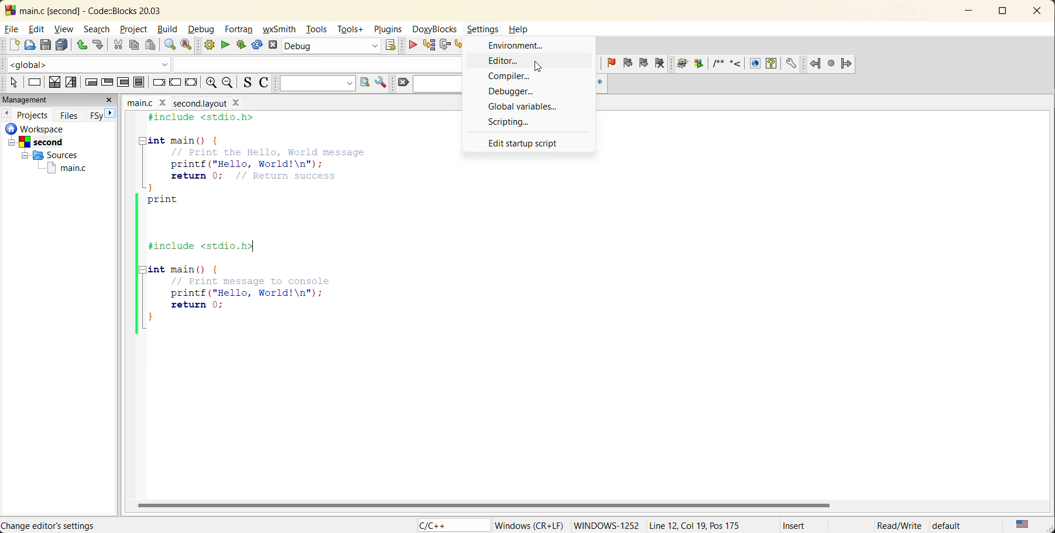  I want to click on Help, so click(522, 30).